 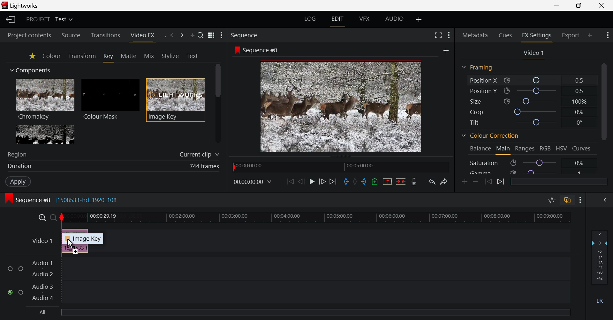 What do you see at coordinates (473, 122) in the screenshot?
I see `Tilt` at bounding box center [473, 122].